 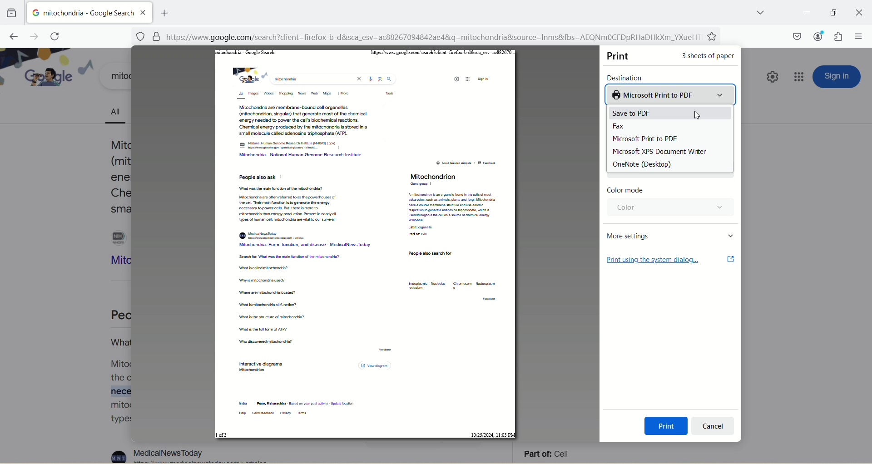 What do you see at coordinates (666, 426) in the screenshot?
I see `print` at bounding box center [666, 426].